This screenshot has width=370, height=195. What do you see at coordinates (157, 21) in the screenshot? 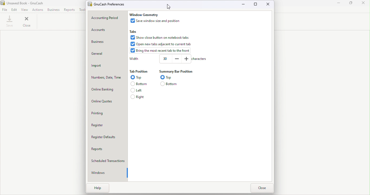
I see `Save window size and position` at bounding box center [157, 21].